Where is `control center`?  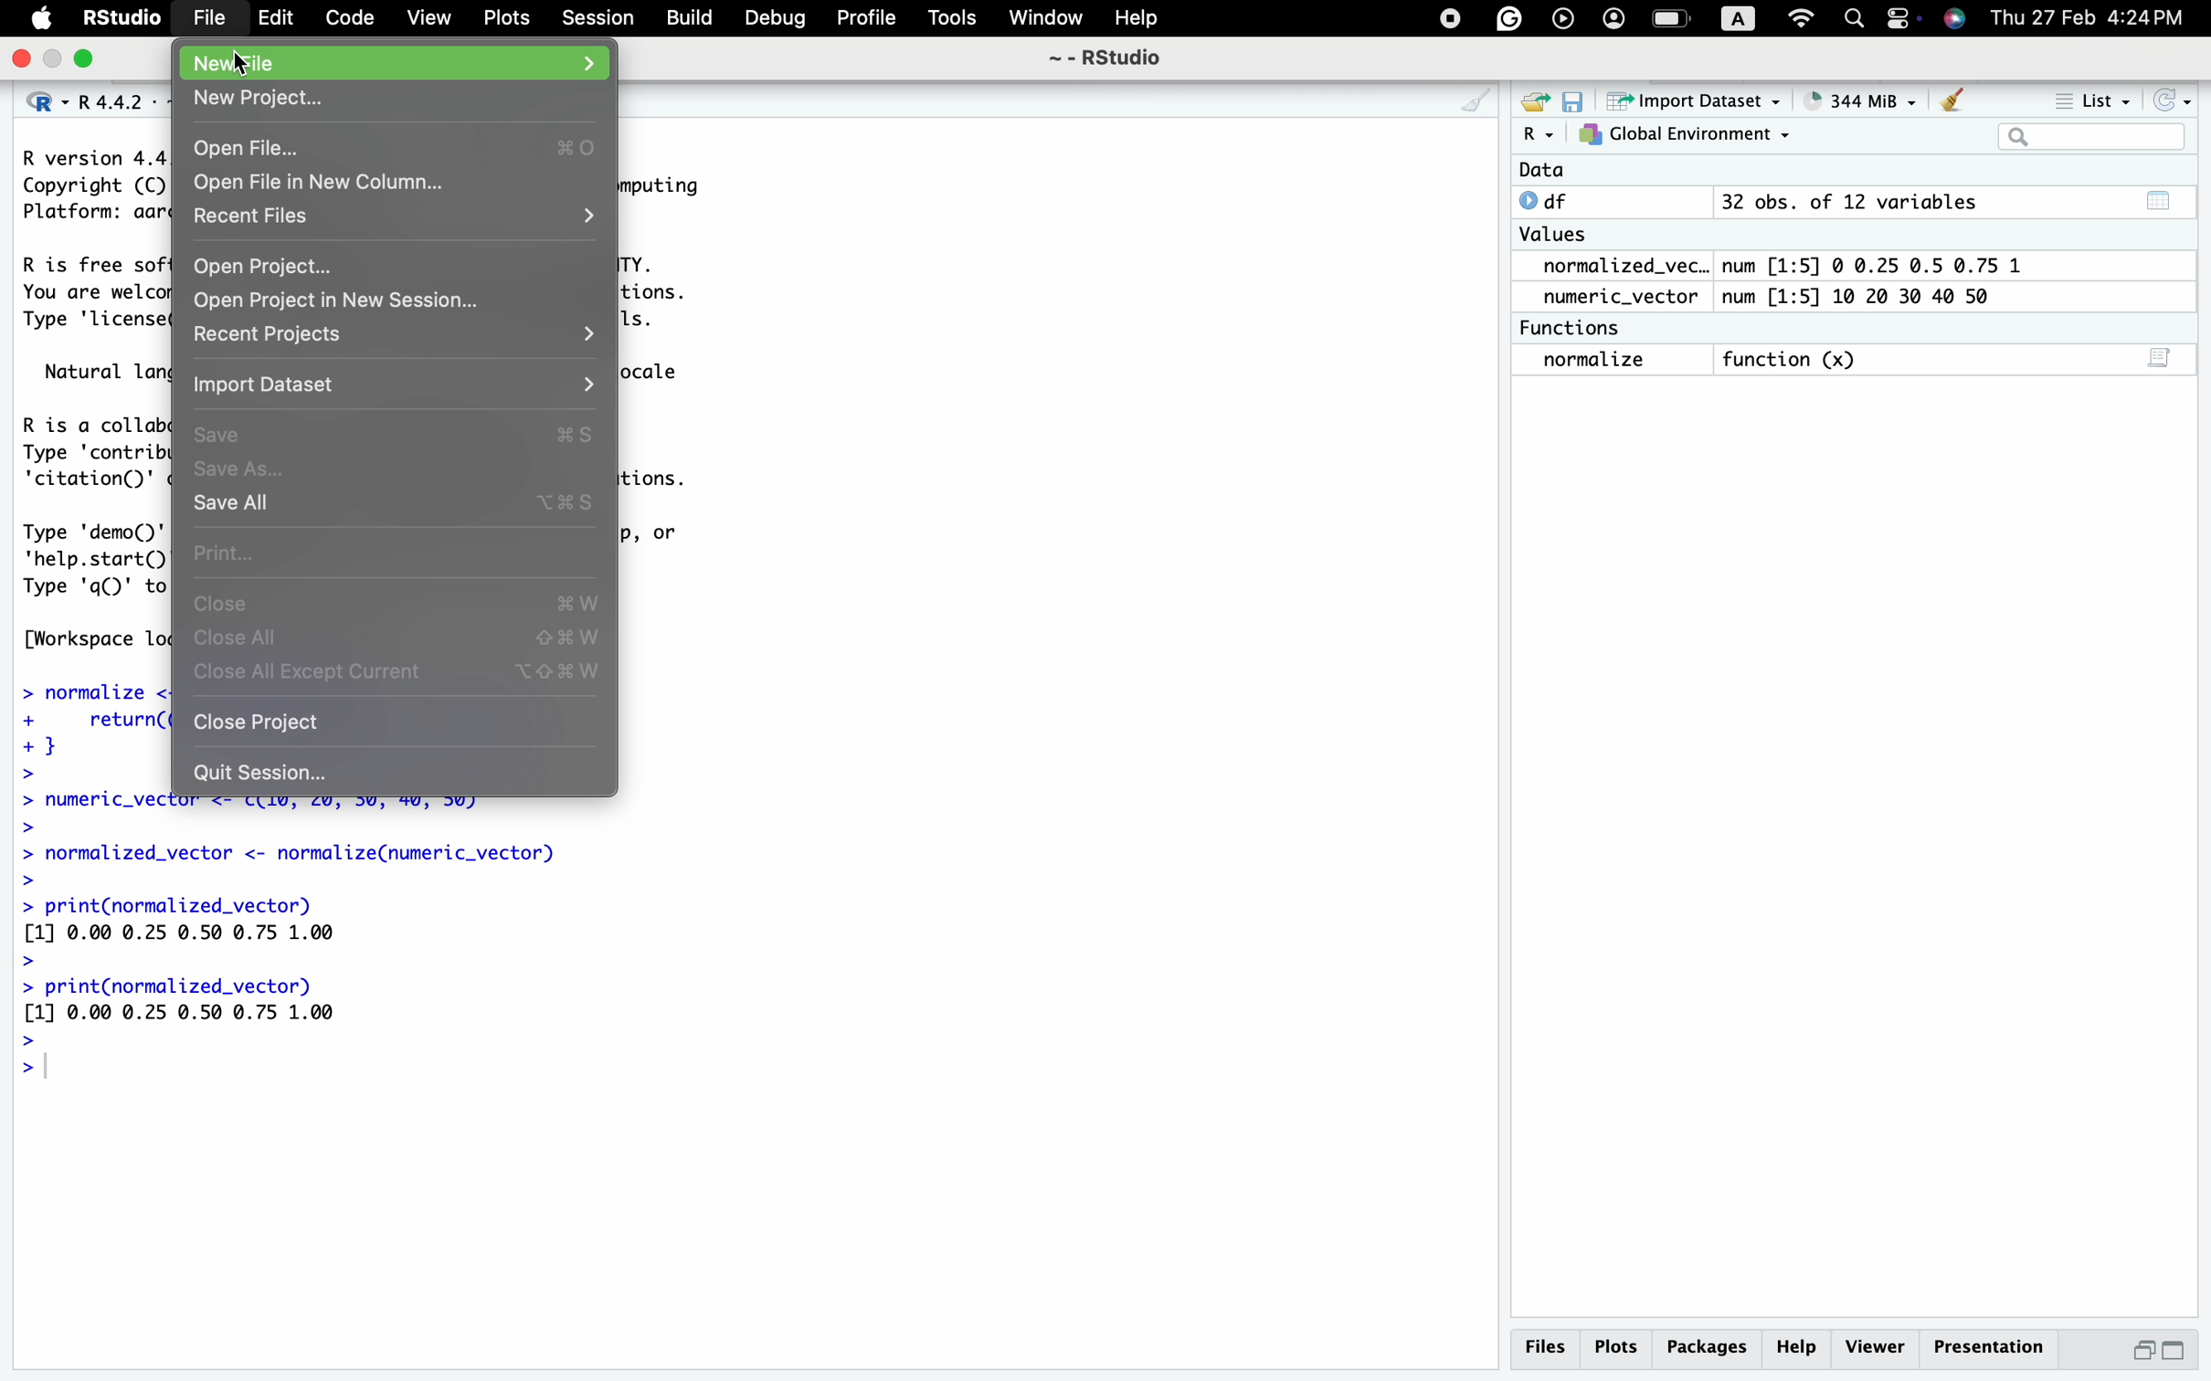 control center is located at coordinates (1449, 19).